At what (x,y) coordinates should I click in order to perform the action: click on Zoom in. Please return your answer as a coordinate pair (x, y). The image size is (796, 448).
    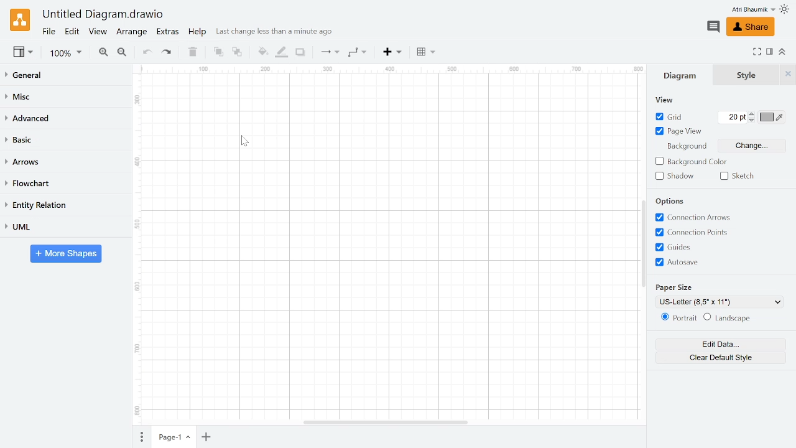
    Looking at the image, I should click on (103, 52).